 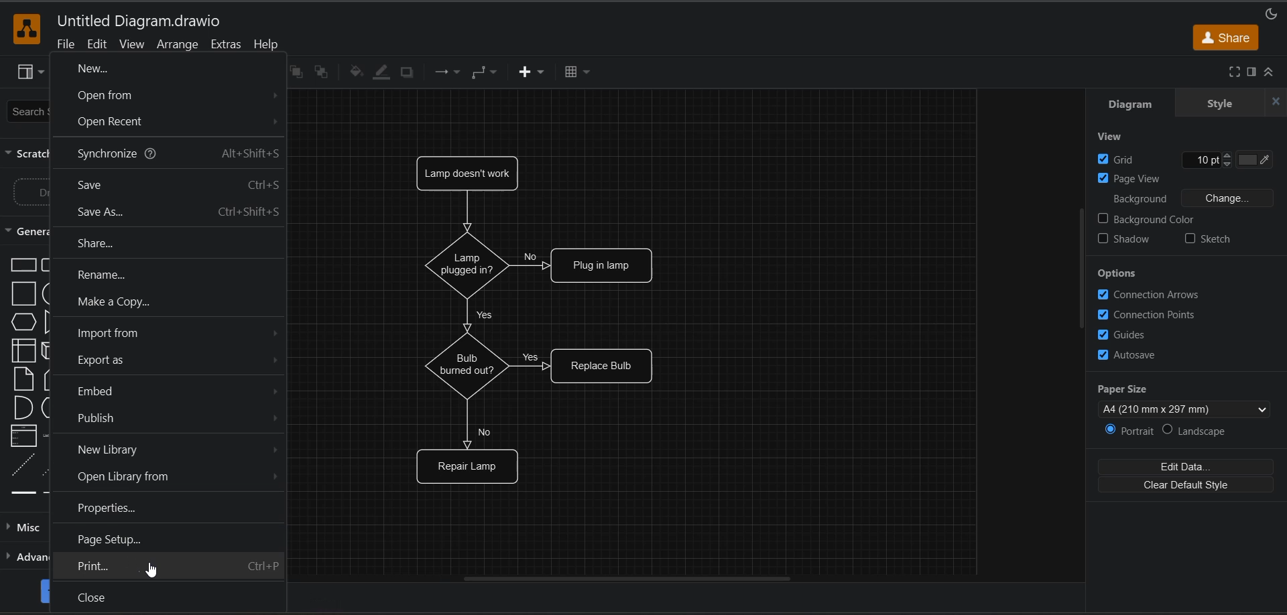 I want to click on page view, so click(x=1139, y=178).